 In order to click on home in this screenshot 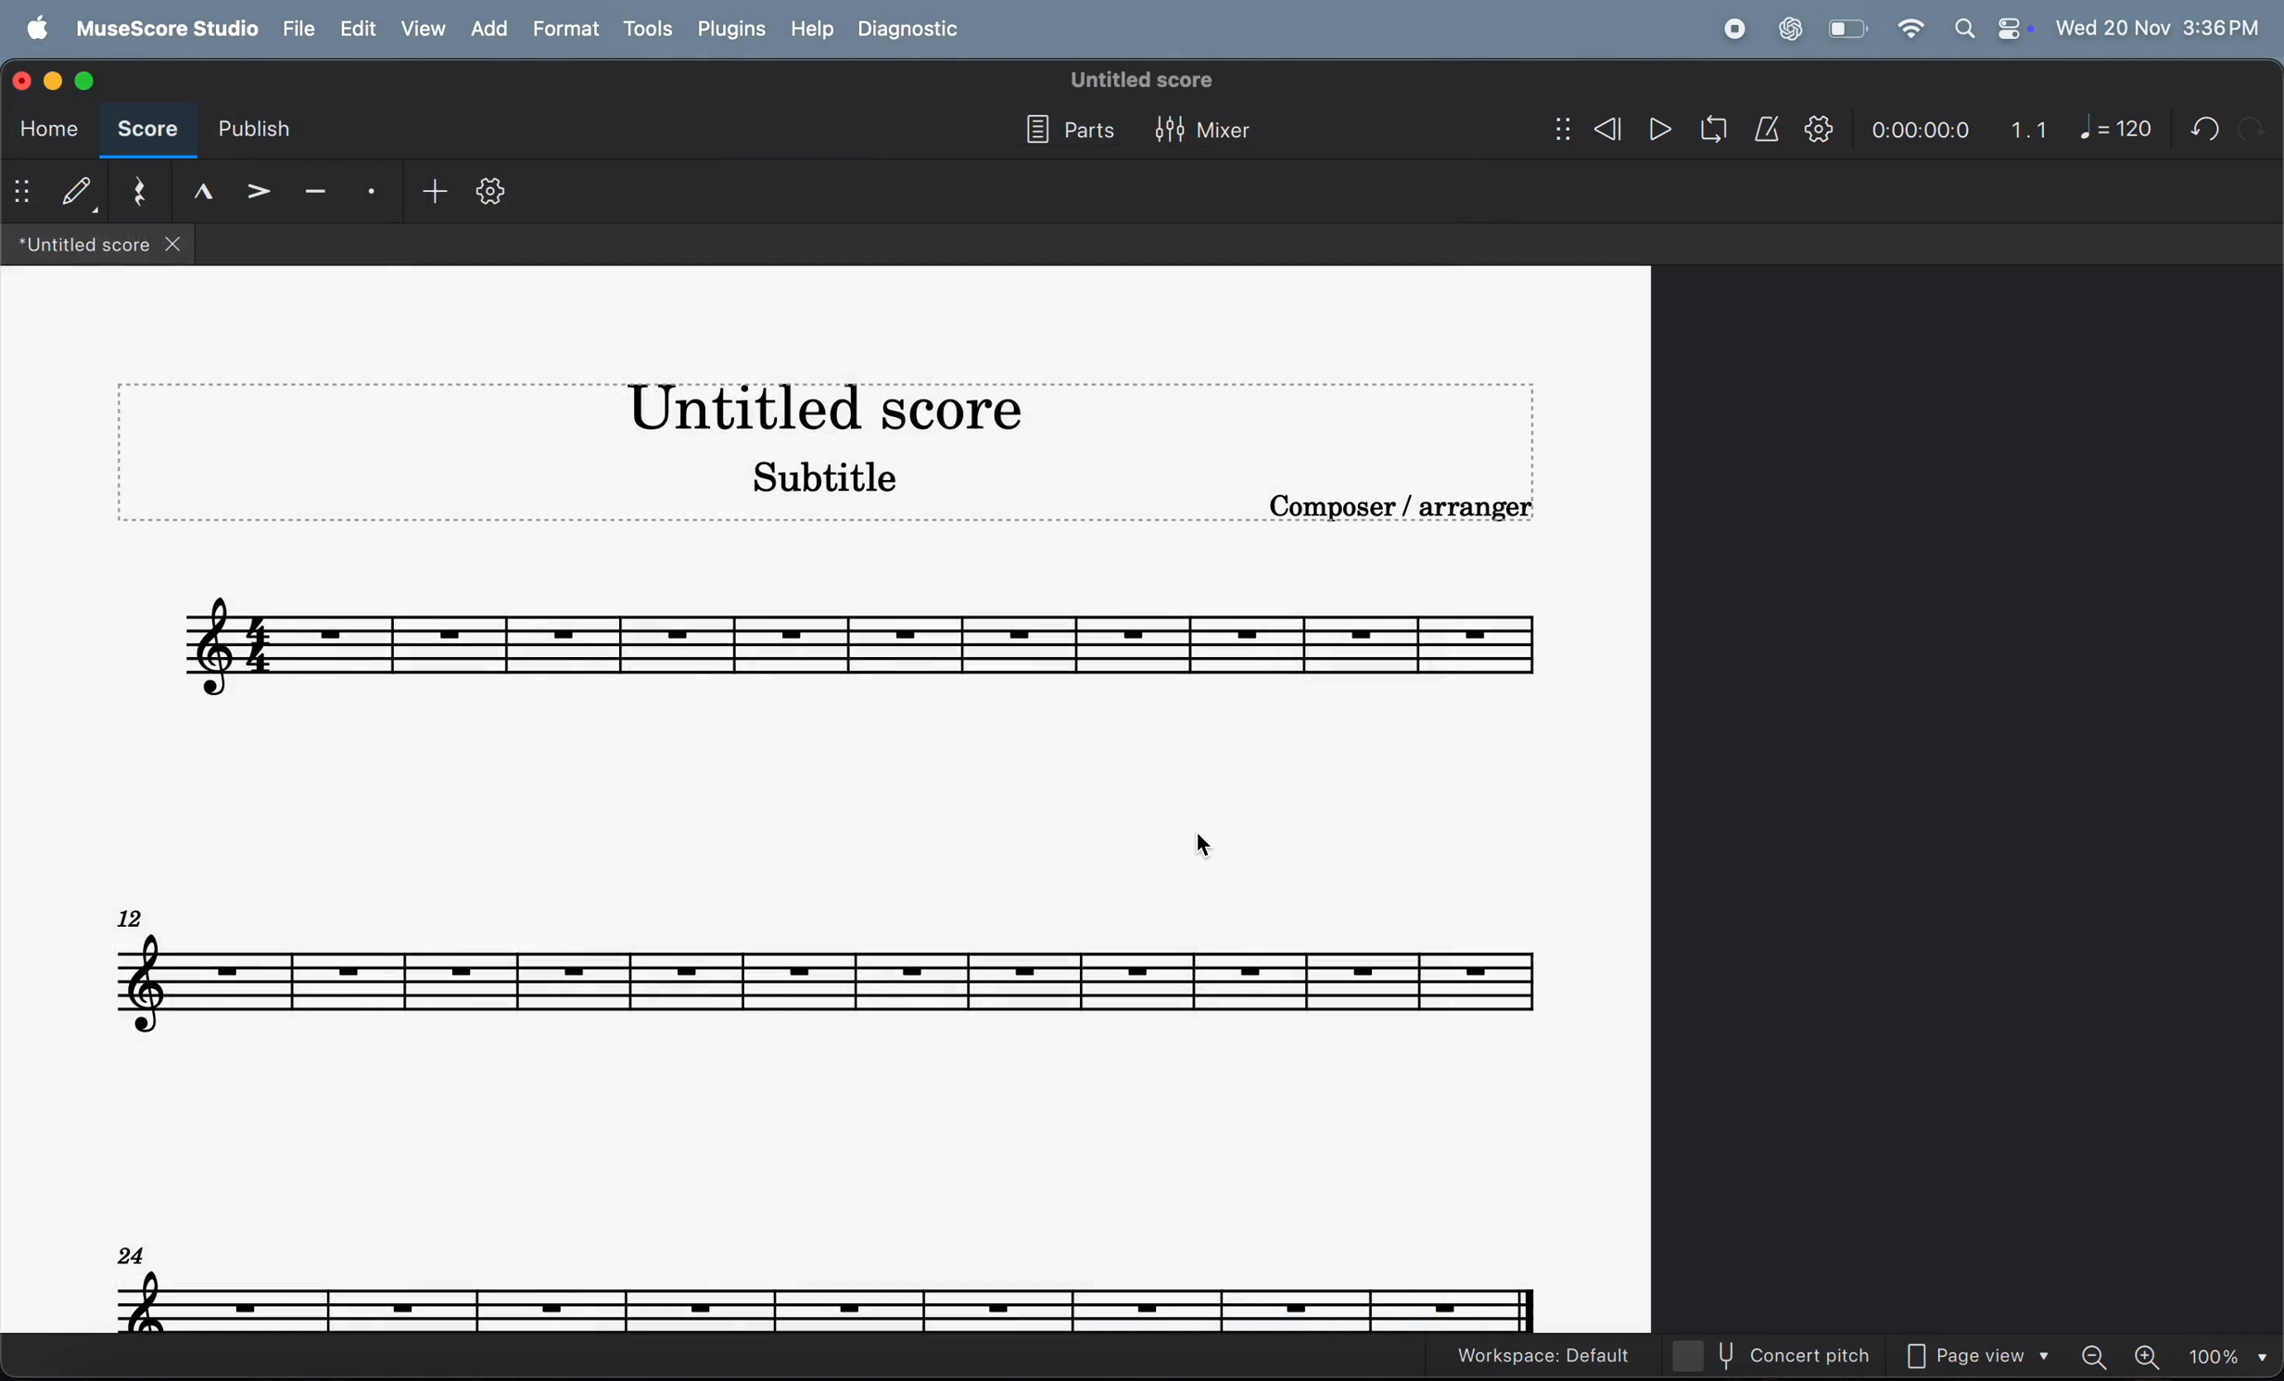, I will do `click(44, 129)`.